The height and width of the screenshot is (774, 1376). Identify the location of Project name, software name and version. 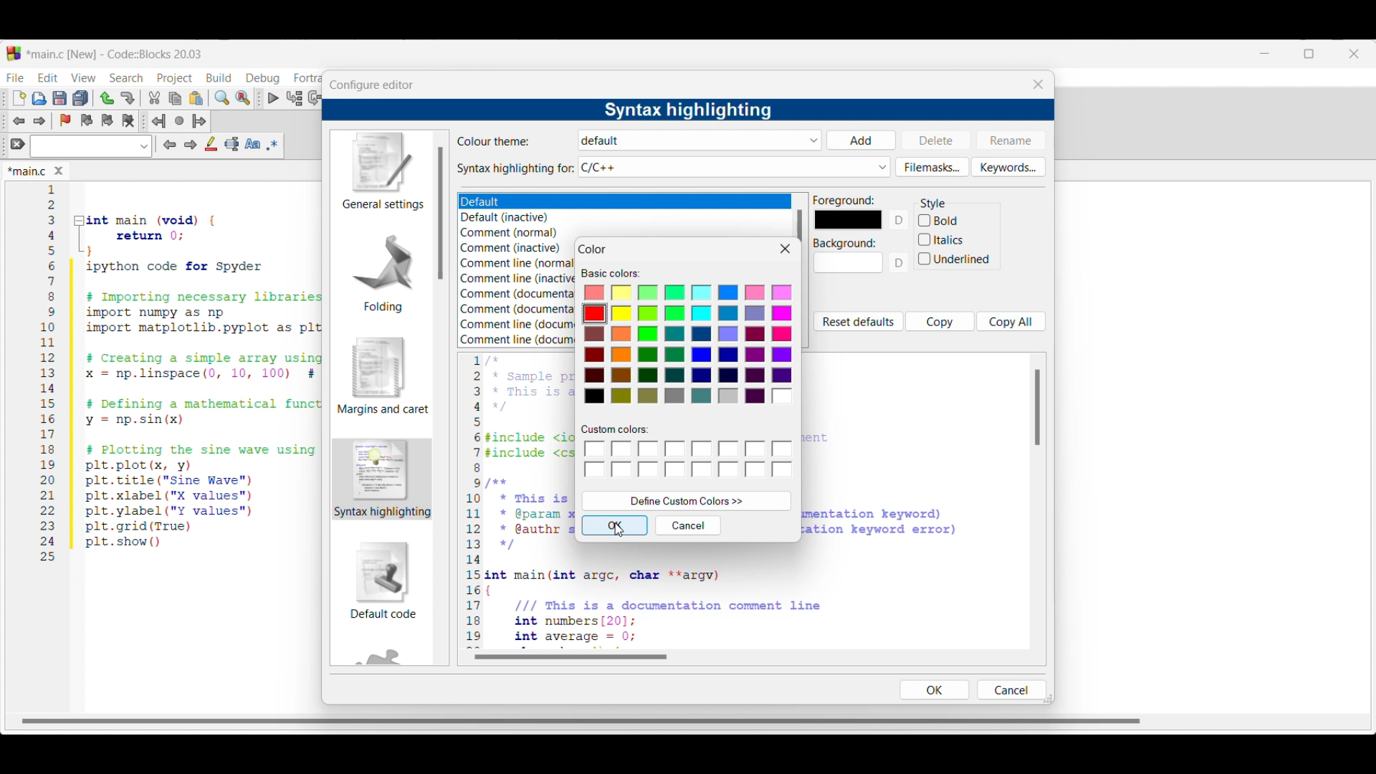
(117, 54).